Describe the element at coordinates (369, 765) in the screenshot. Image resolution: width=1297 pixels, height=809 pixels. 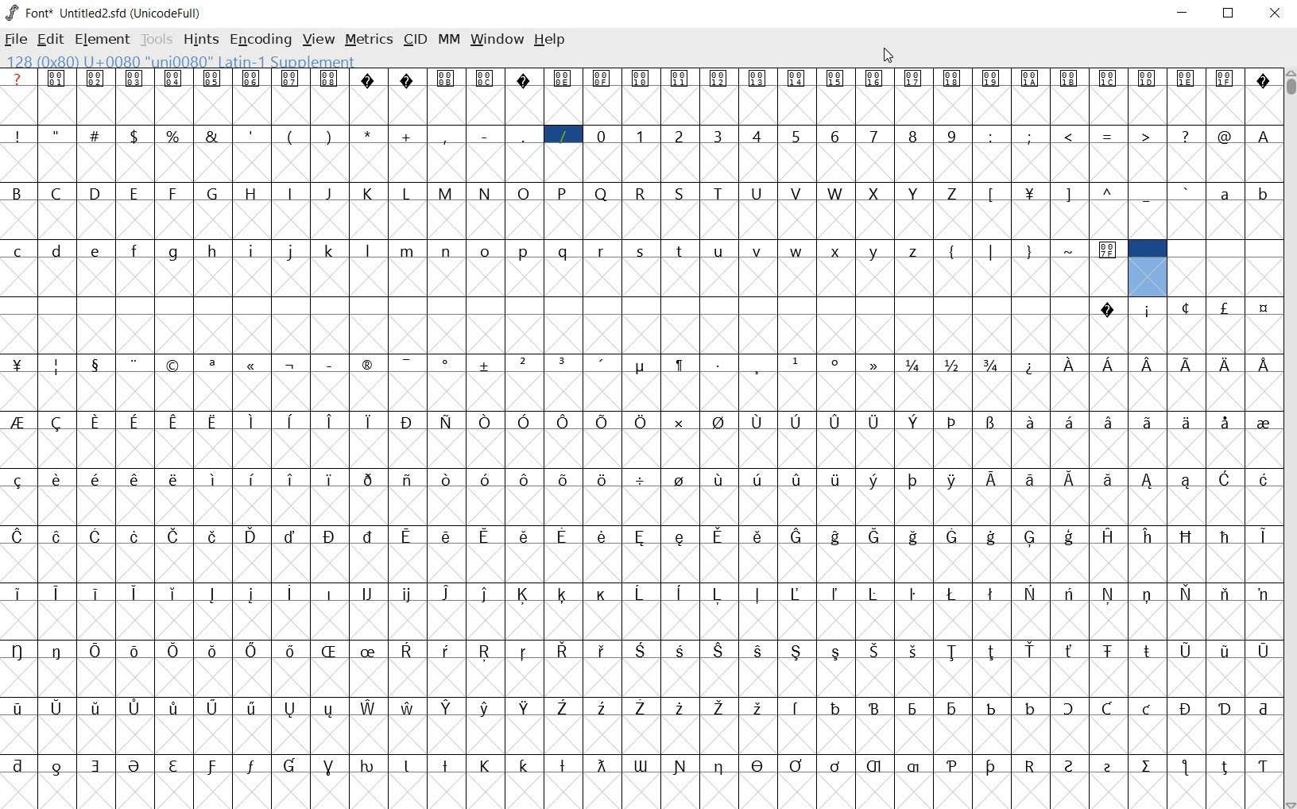
I see `Symbol` at that location.